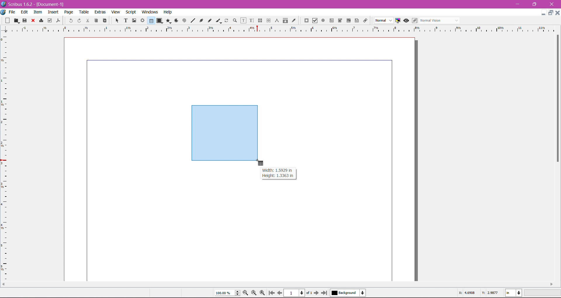 This screenshot has width=561, height=298. Describe the element at coordinates (142, 20) in the screenshot. I see `Render Frame` at that location.